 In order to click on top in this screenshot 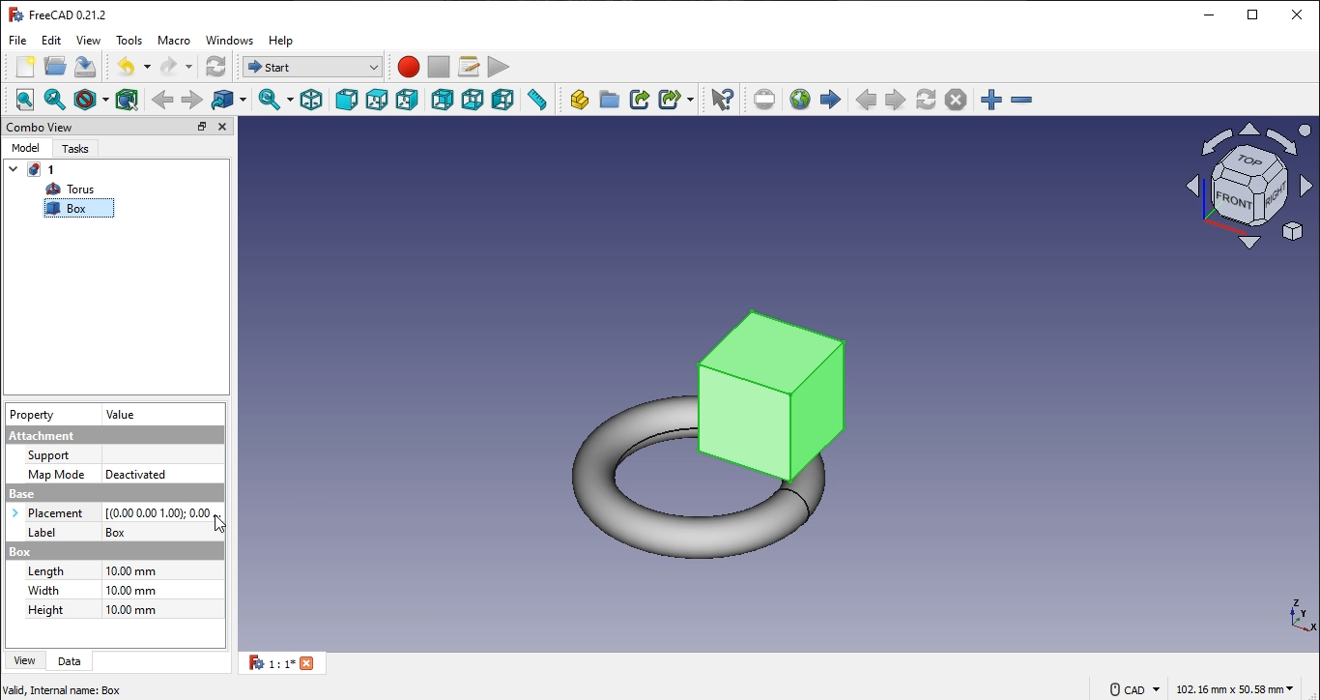, I will do `click(378, 101)`.